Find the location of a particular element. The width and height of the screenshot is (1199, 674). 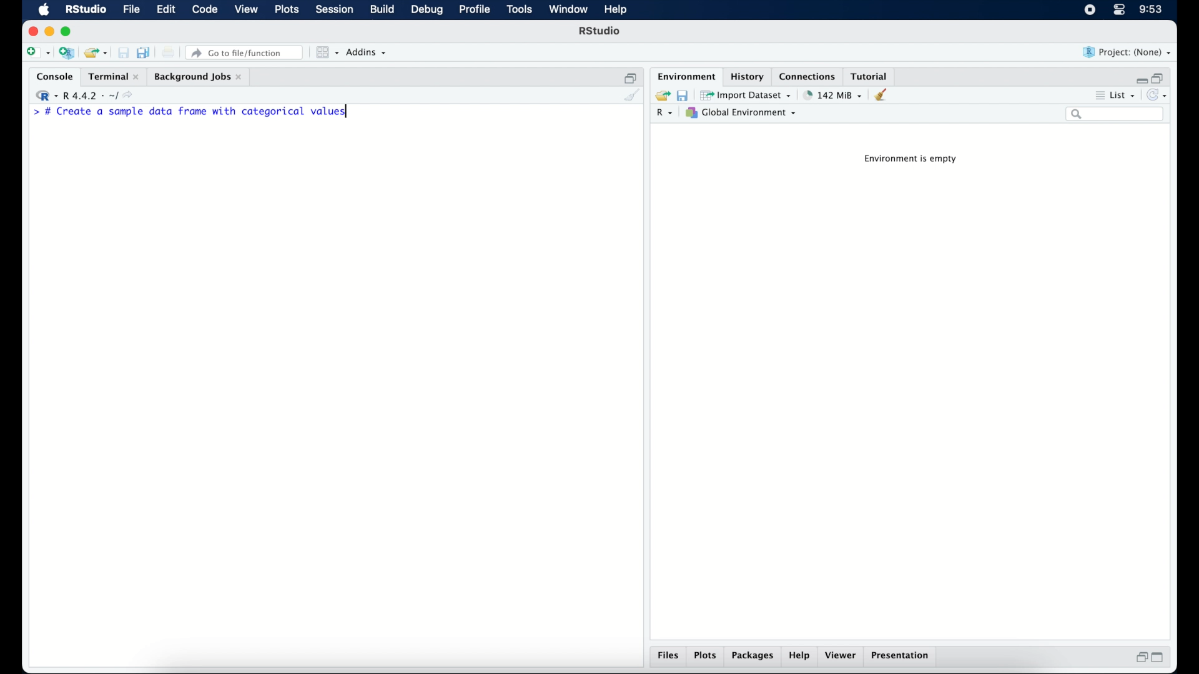

print is located at coordinates (169, 52).